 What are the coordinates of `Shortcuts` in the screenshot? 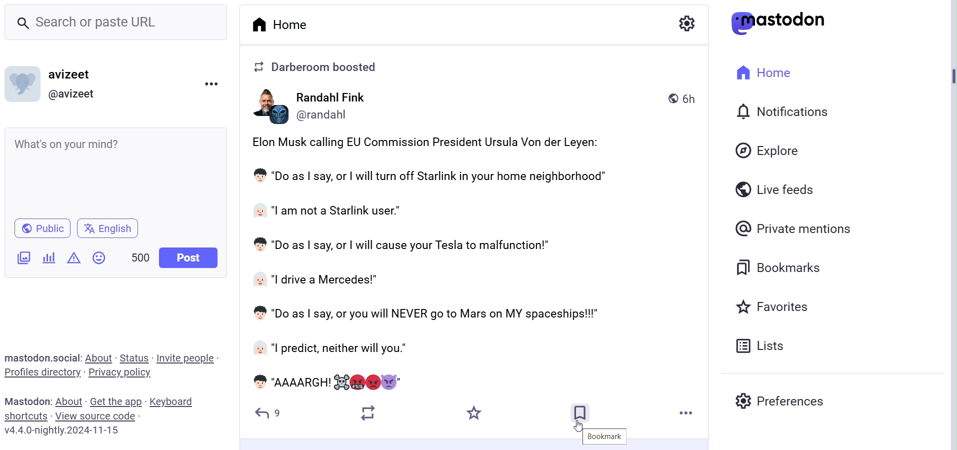 It's located at (26, 415).